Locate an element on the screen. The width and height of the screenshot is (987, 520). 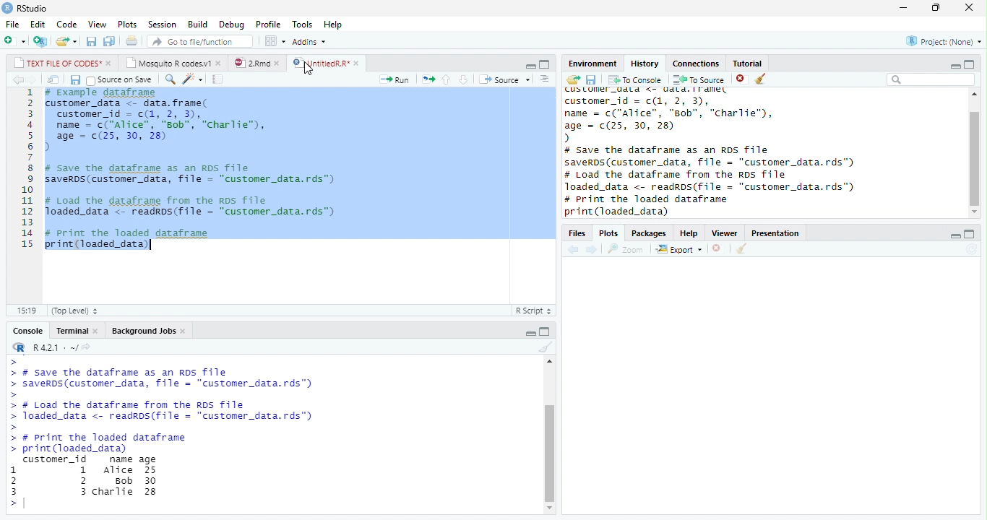
Alice  Bob  Charlie is located at coordinates (113, 482).